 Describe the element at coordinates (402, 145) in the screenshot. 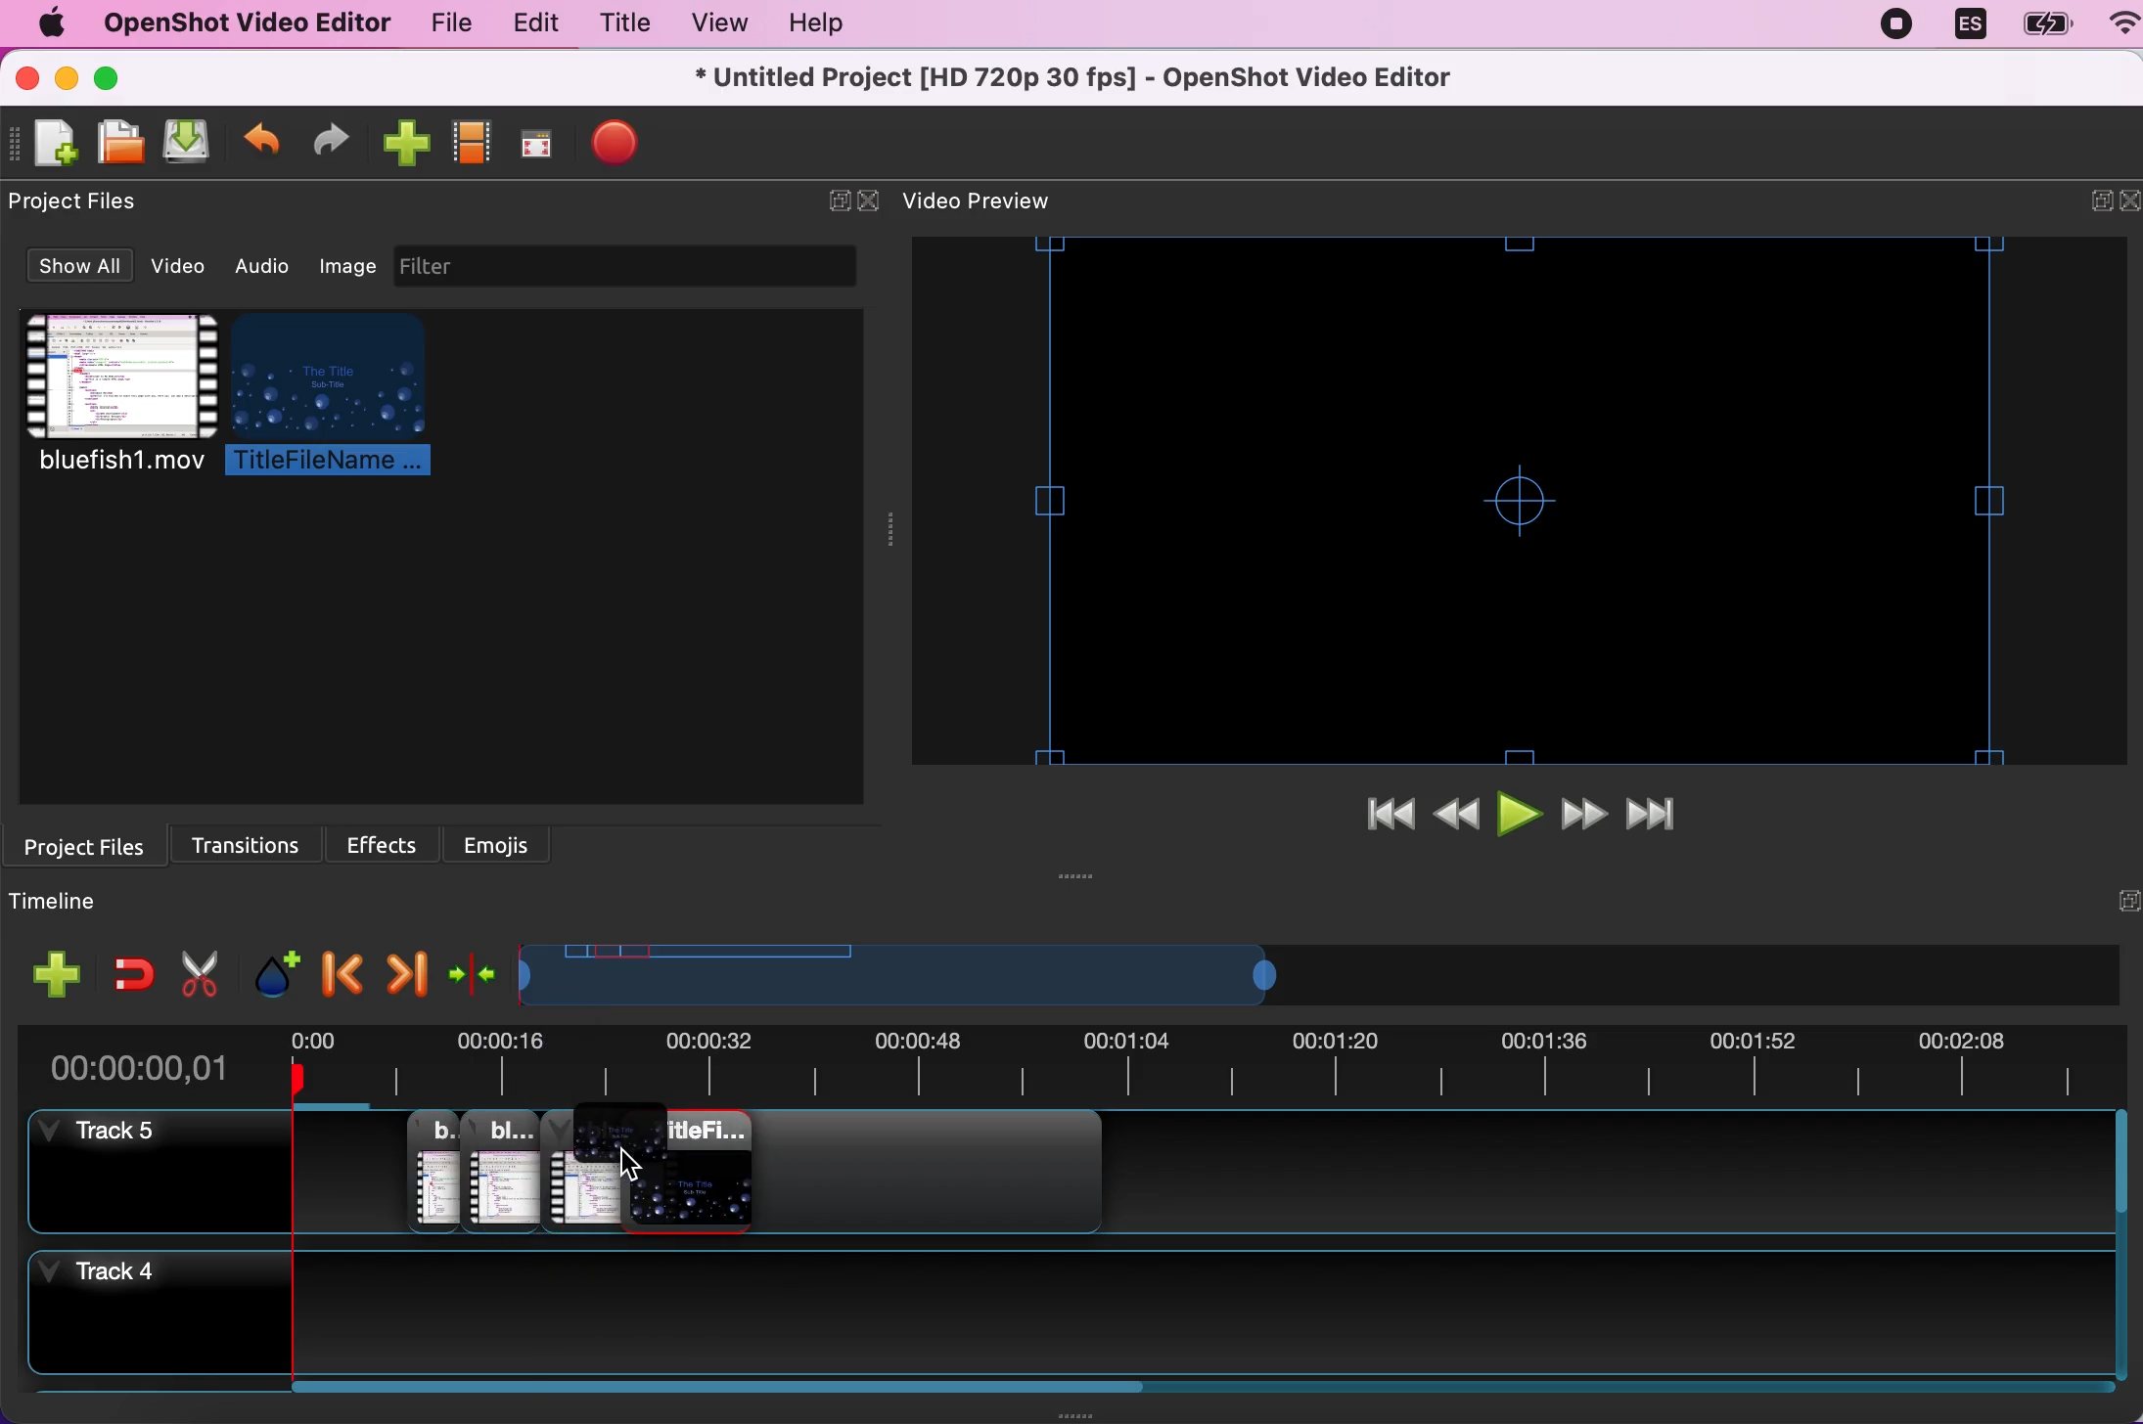

I see `import file` at that location.